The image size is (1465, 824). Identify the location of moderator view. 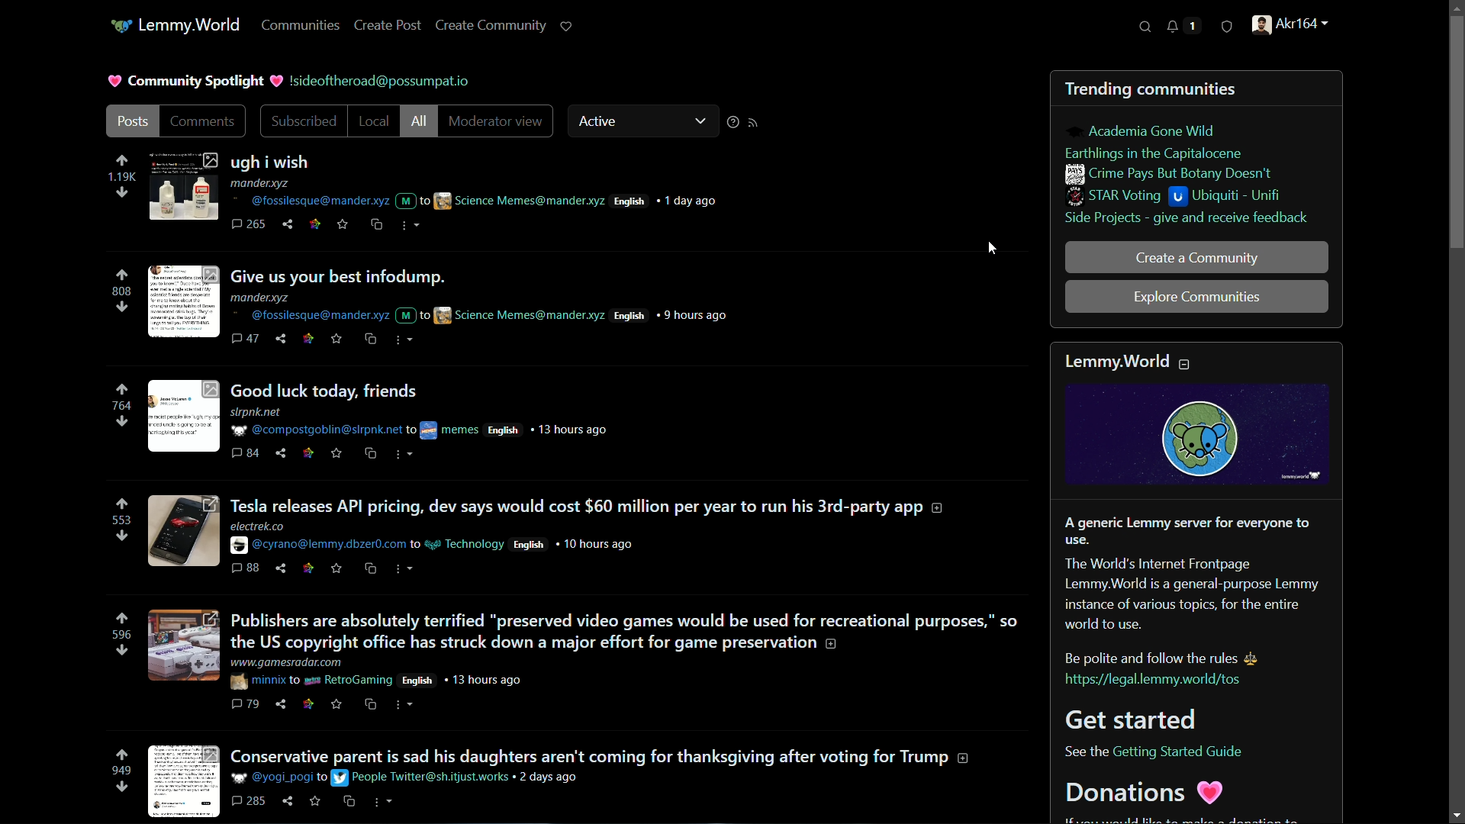
(493, 121).